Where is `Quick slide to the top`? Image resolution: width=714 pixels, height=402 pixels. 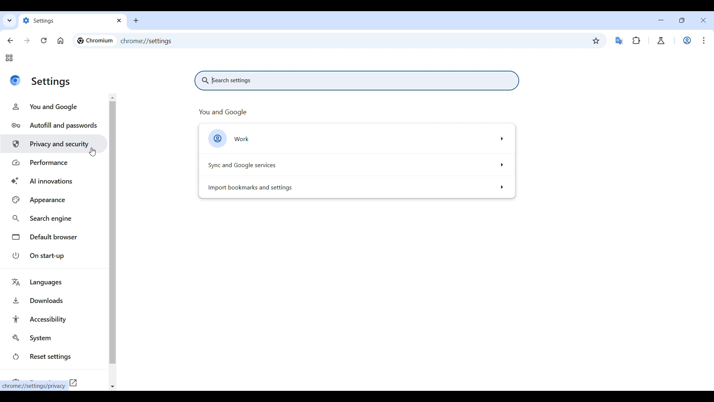 Quick slide to the top is located at coordinates (113, 98).